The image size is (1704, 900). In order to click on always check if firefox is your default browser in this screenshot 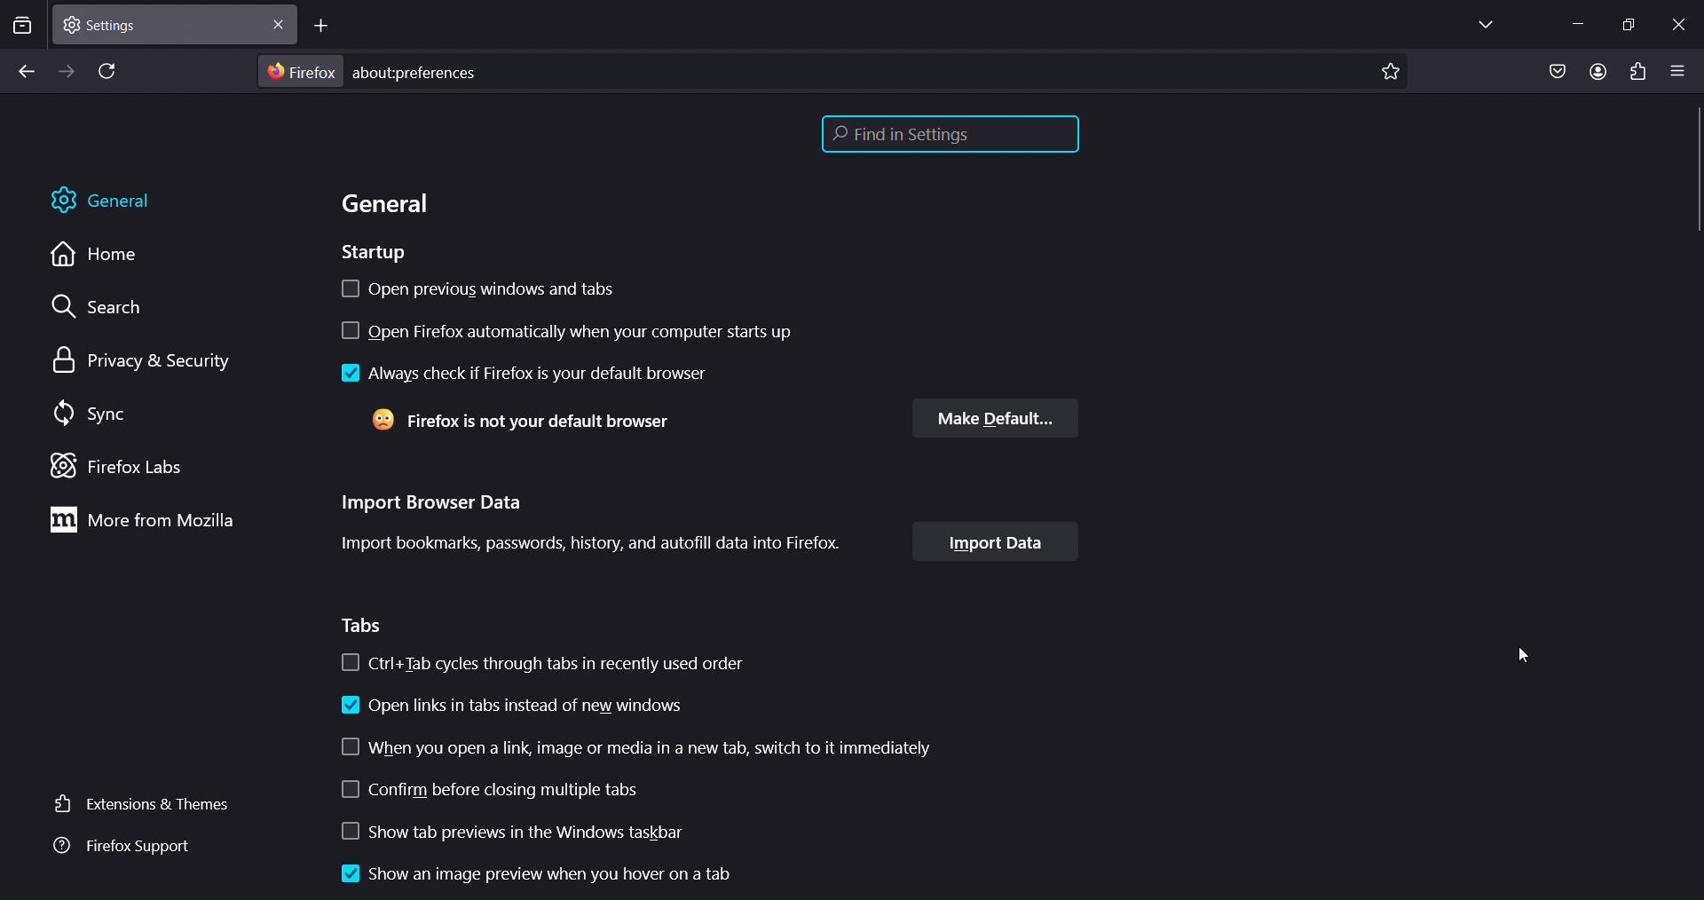, I will do `click(523, 373)`.